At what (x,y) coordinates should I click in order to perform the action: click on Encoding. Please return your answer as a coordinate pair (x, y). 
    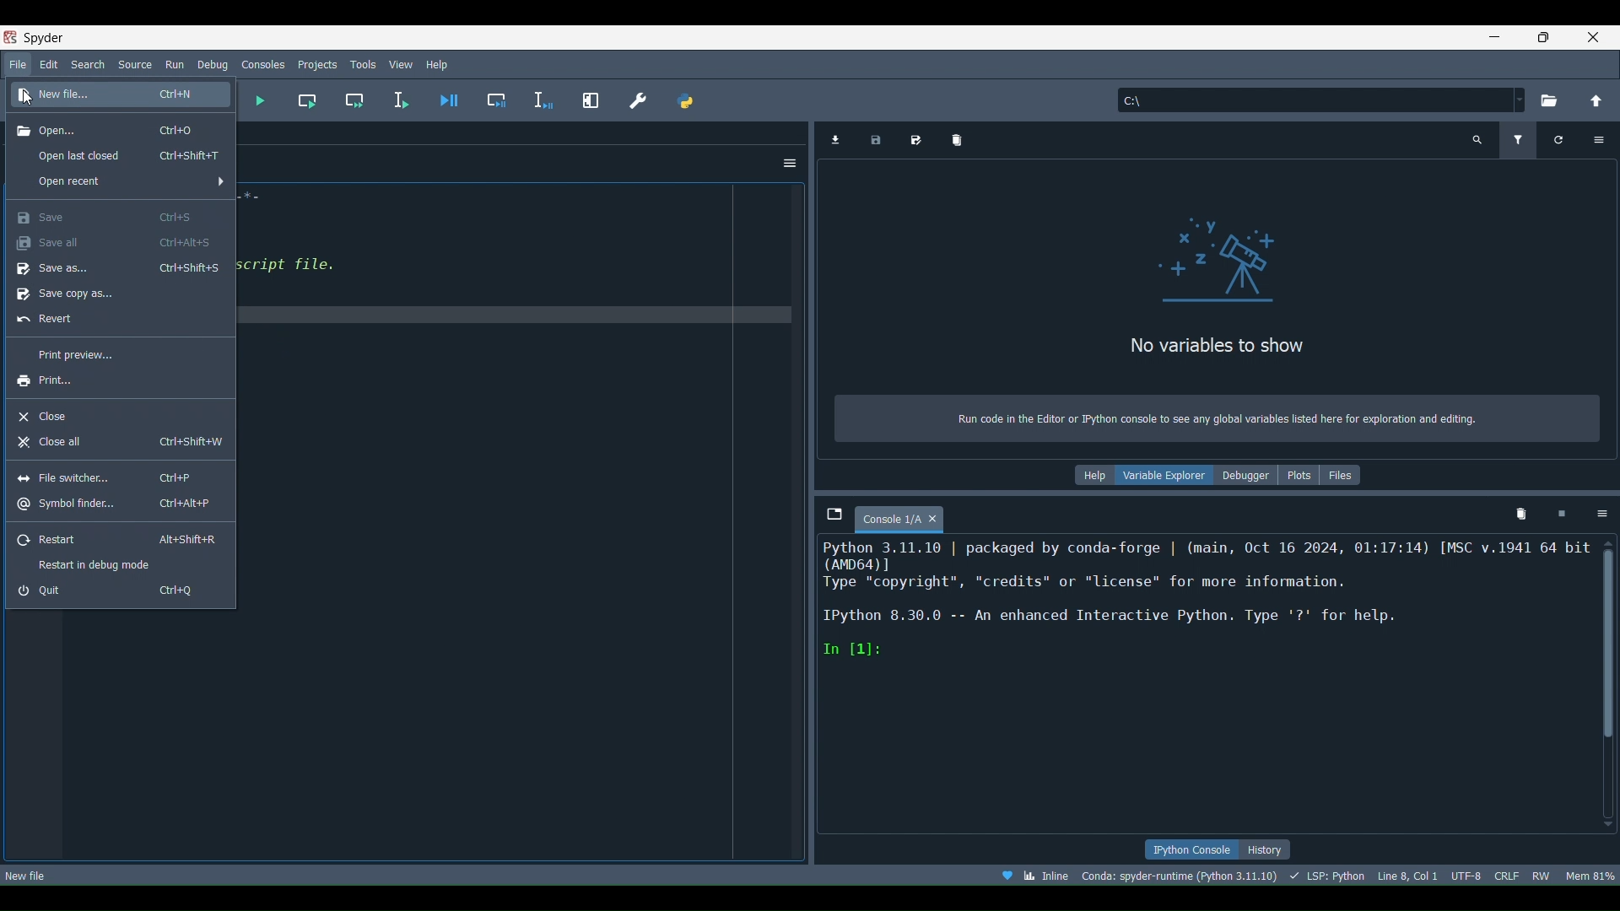
    Looking at the image, I should click on (1466, 874).